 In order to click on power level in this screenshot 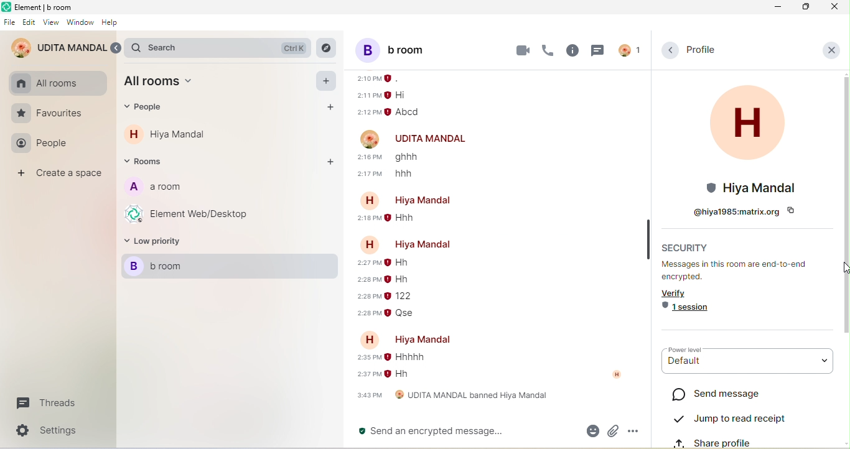, I will do `click(691, 349)`.